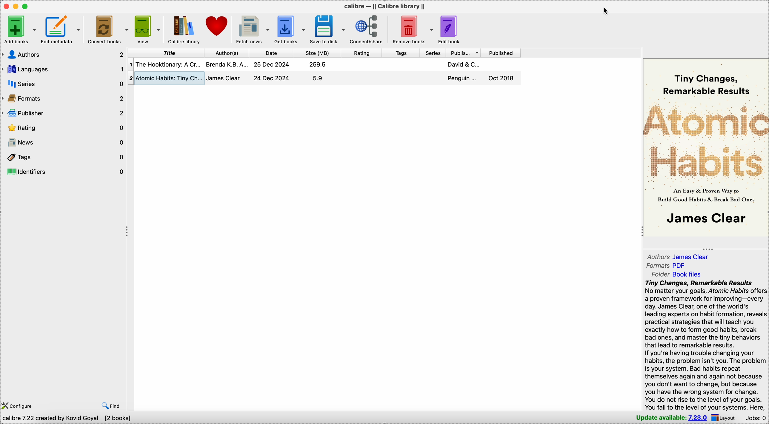 Image resolution: width=769 pixels, height=424 pixels. Describe the element at coordinates (18, 406) in the screenshot. I see `configure` at that location.